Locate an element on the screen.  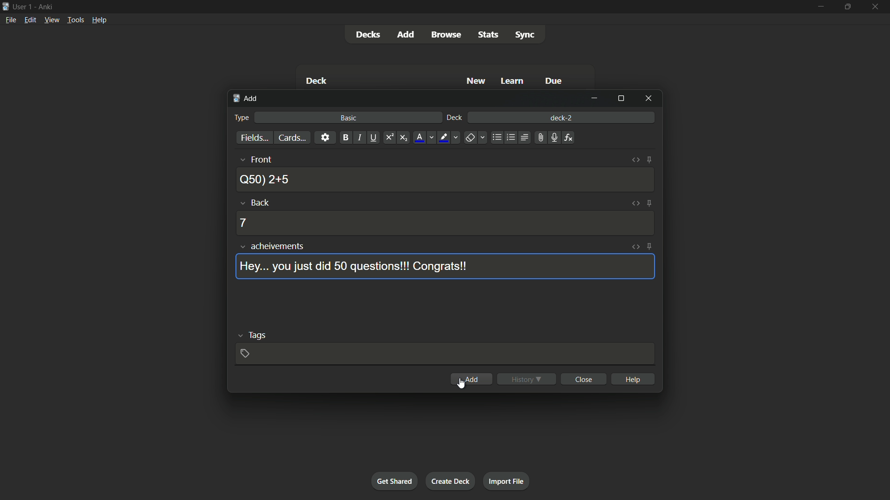
toggle html editor is located at coordinates (635, 247).